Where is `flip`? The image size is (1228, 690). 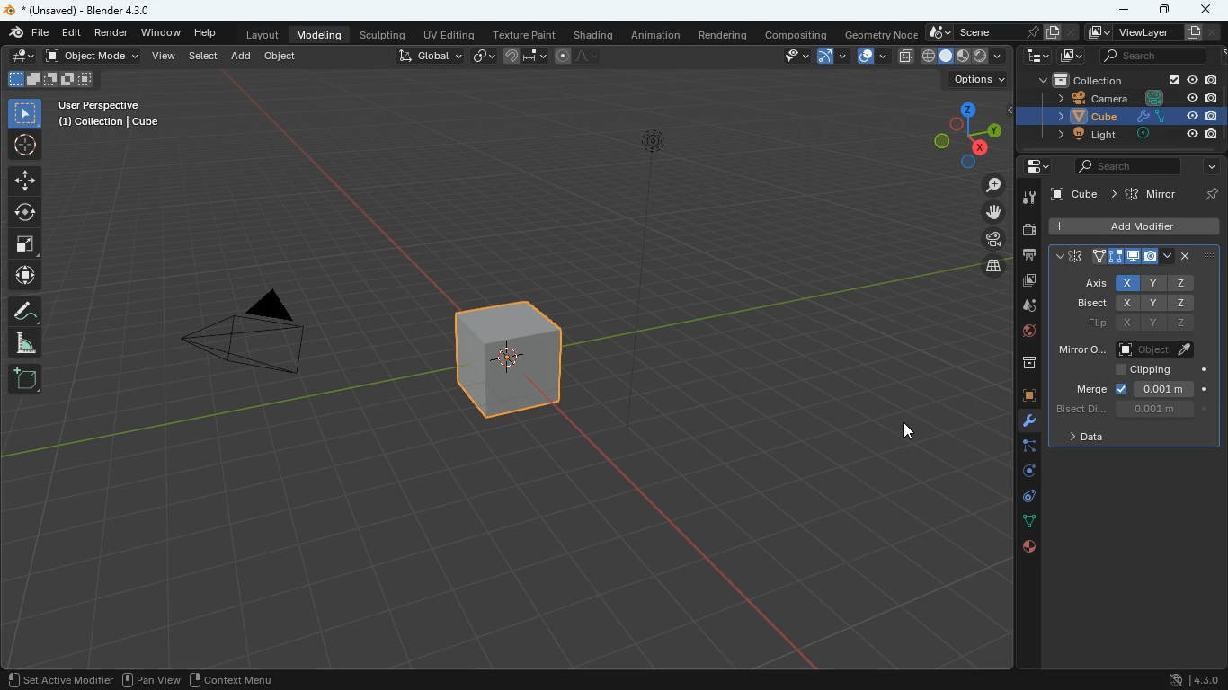 flip is located at coordinates (1087, 323).